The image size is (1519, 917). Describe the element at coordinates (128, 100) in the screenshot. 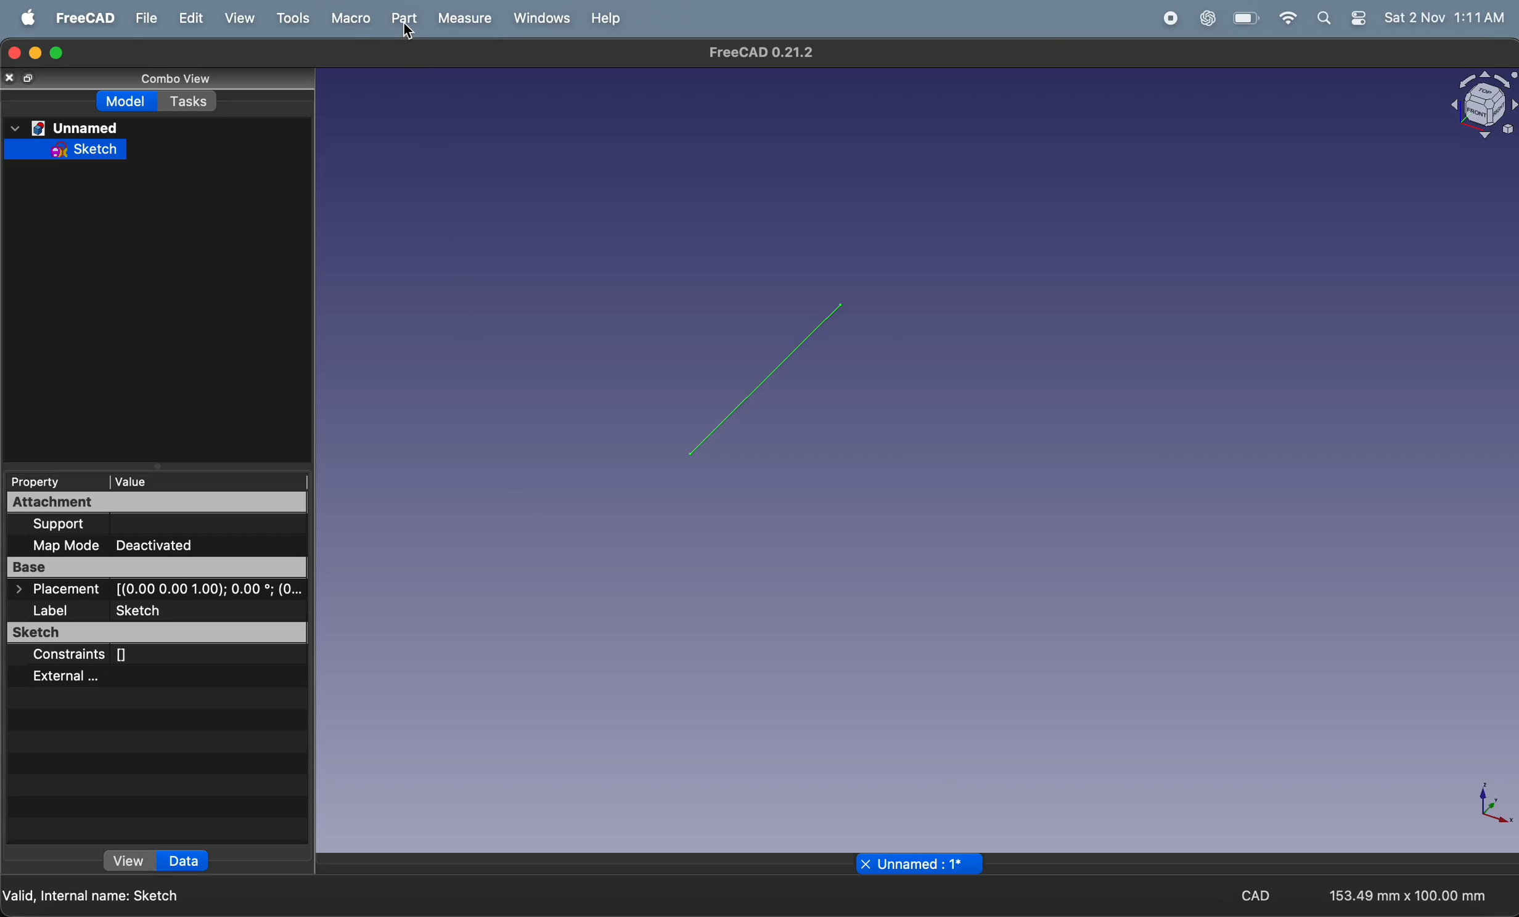

I see `model` at that location.